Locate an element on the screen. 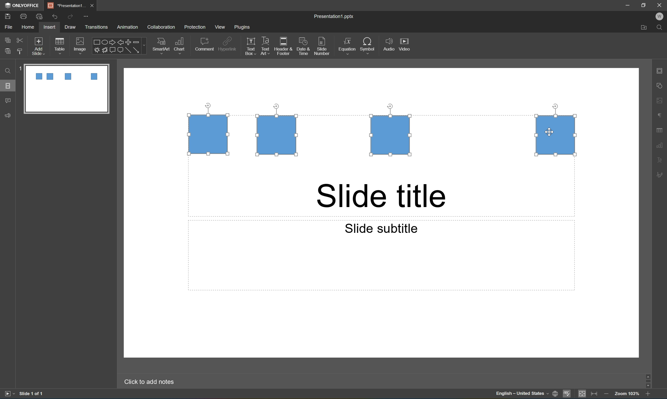 The width and height of the screenshot is (667, 399). Find is located at coordinates (8, 71).